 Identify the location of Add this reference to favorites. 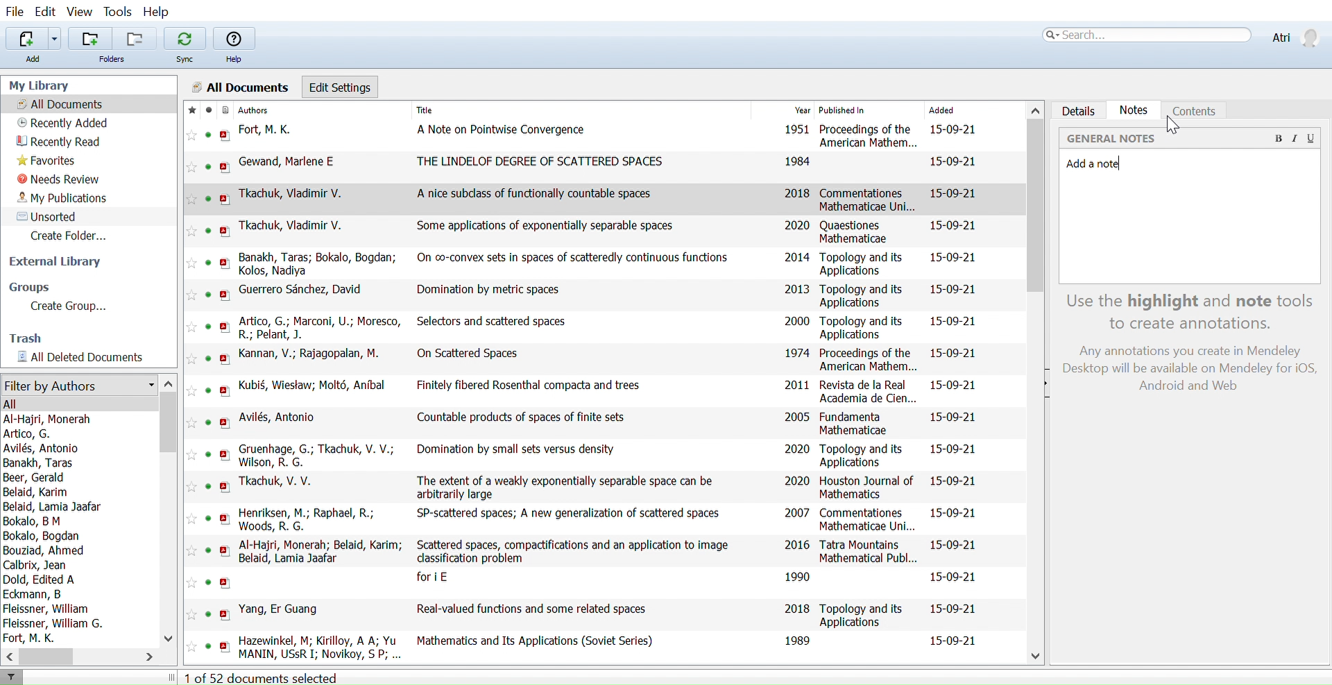
(192, 167).